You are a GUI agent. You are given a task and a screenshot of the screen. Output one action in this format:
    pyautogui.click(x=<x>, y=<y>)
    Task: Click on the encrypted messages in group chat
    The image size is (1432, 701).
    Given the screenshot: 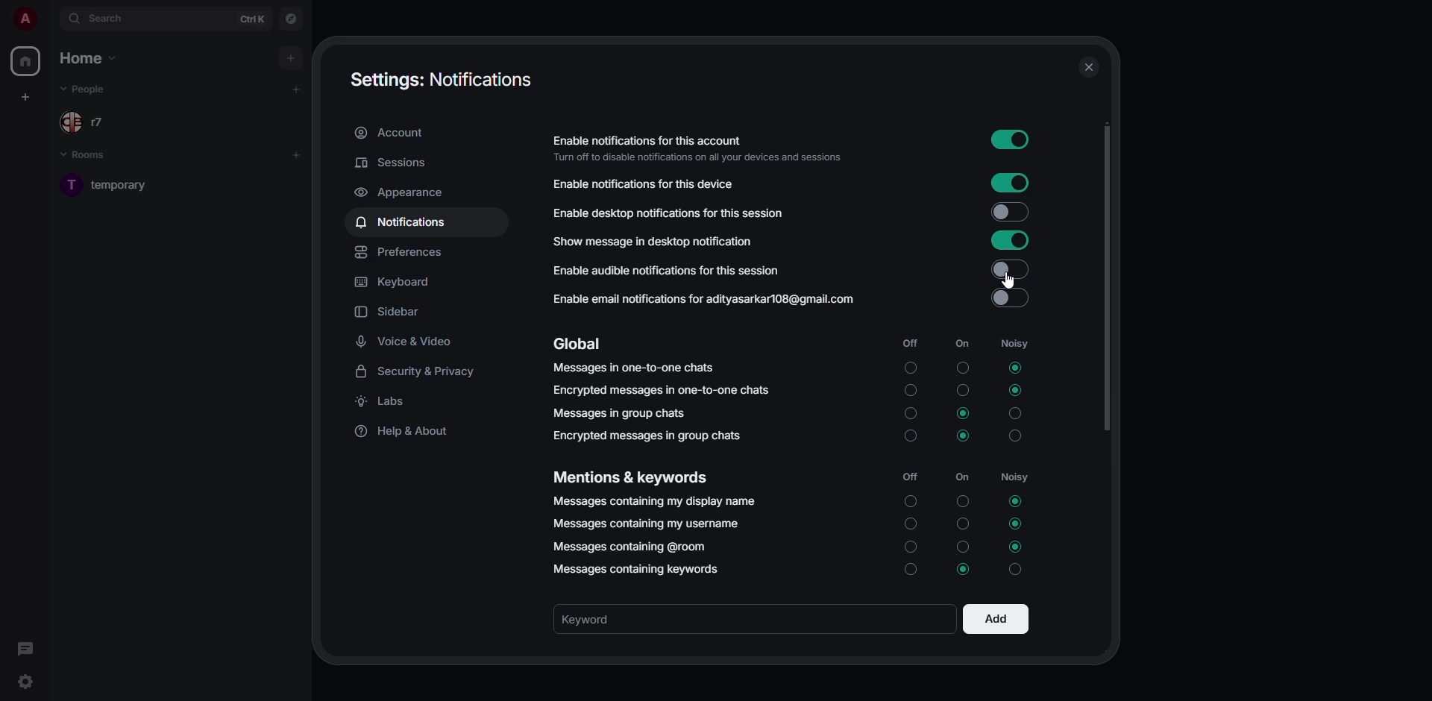 What is the action you would take?
    pyautogui.click(x=650, y=435)
    